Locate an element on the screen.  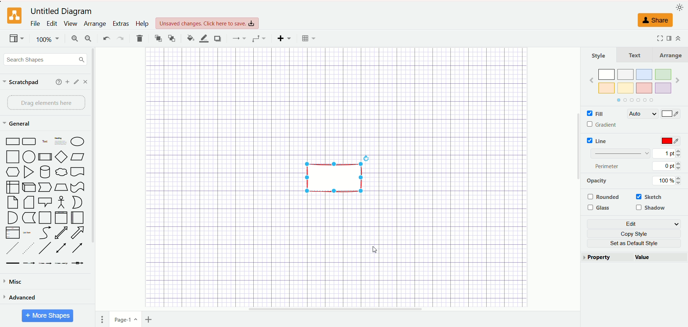
copy style is located at coordinates (634, 233).